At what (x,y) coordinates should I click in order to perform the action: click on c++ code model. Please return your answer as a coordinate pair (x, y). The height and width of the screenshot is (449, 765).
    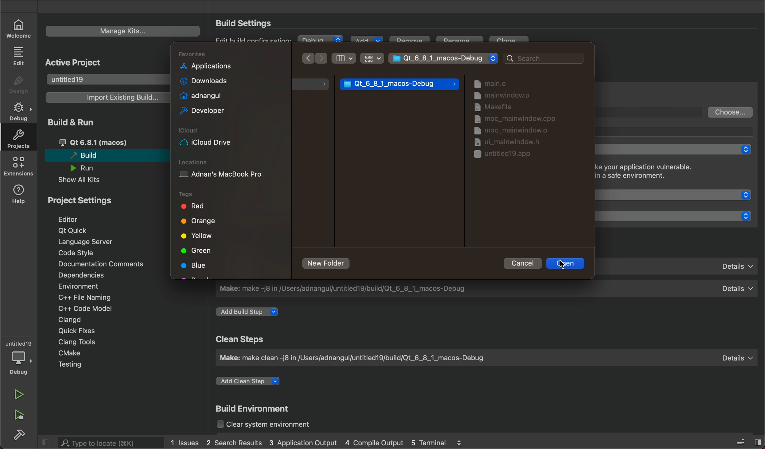
    Looking at the image, I should click on (84, 308).